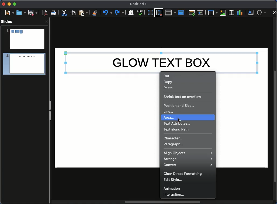 The image size is (277, 204). I want to click on Arrange, so click(188, 159).